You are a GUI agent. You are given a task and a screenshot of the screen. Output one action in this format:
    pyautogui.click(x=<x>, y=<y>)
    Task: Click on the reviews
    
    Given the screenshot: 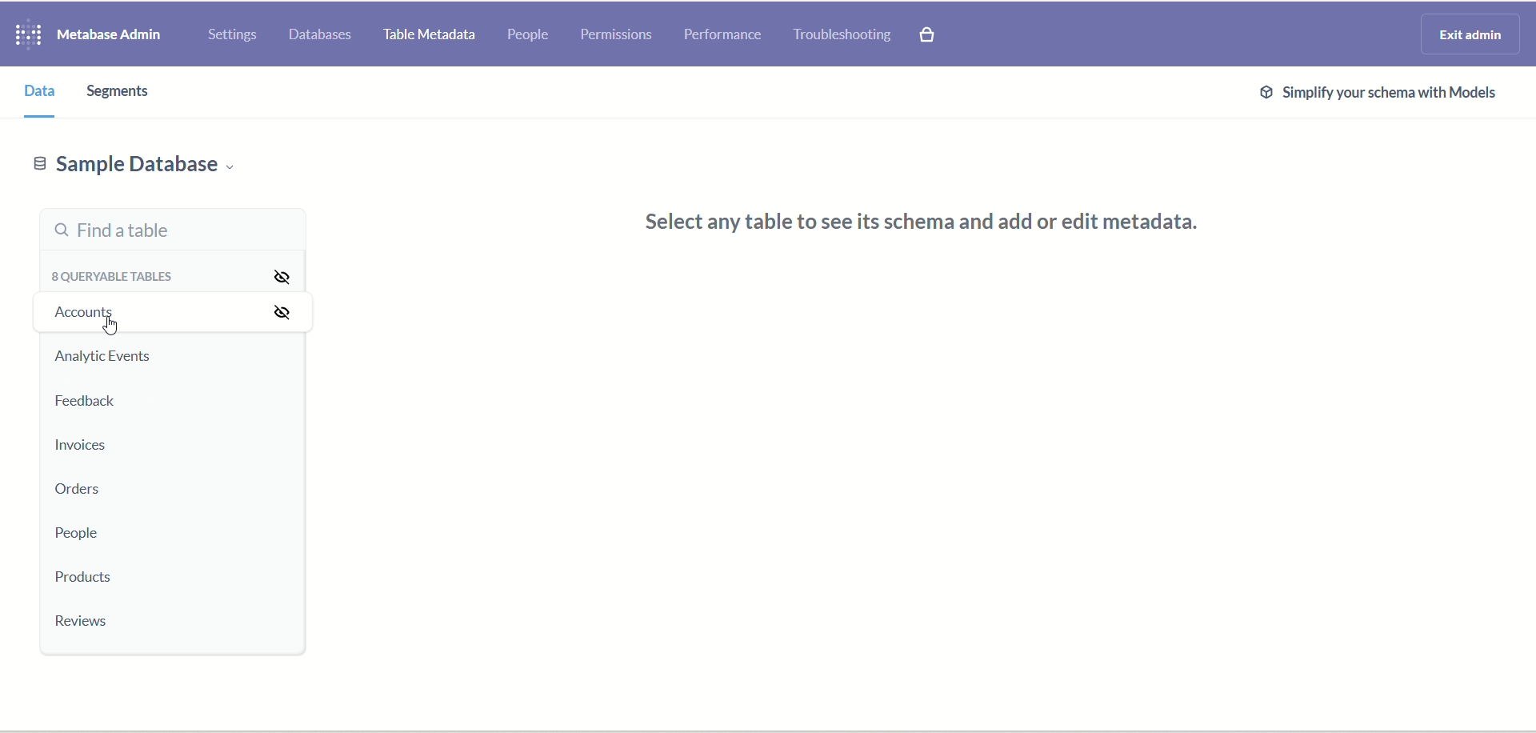 What is the action you would take?
    pyautogui.click(x=87, y=623)
    